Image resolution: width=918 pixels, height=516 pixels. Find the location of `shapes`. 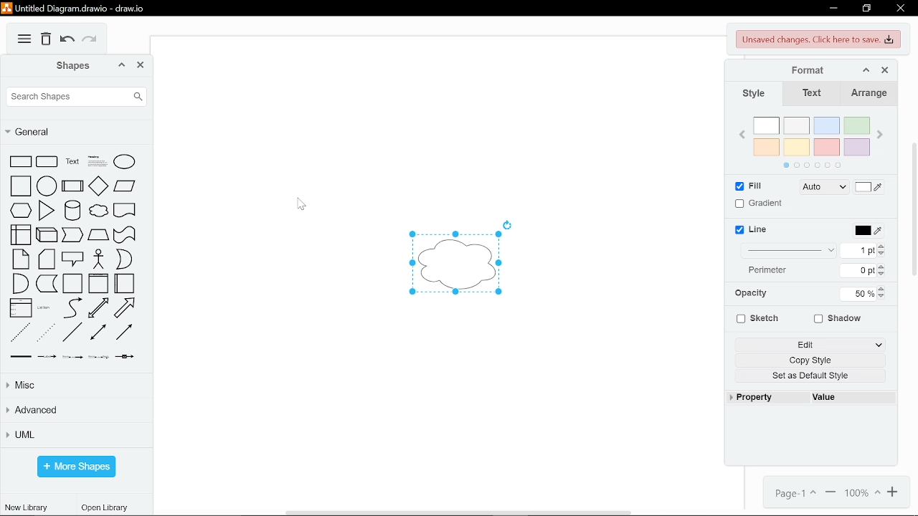

shapes is located at coordinates (59, 66).